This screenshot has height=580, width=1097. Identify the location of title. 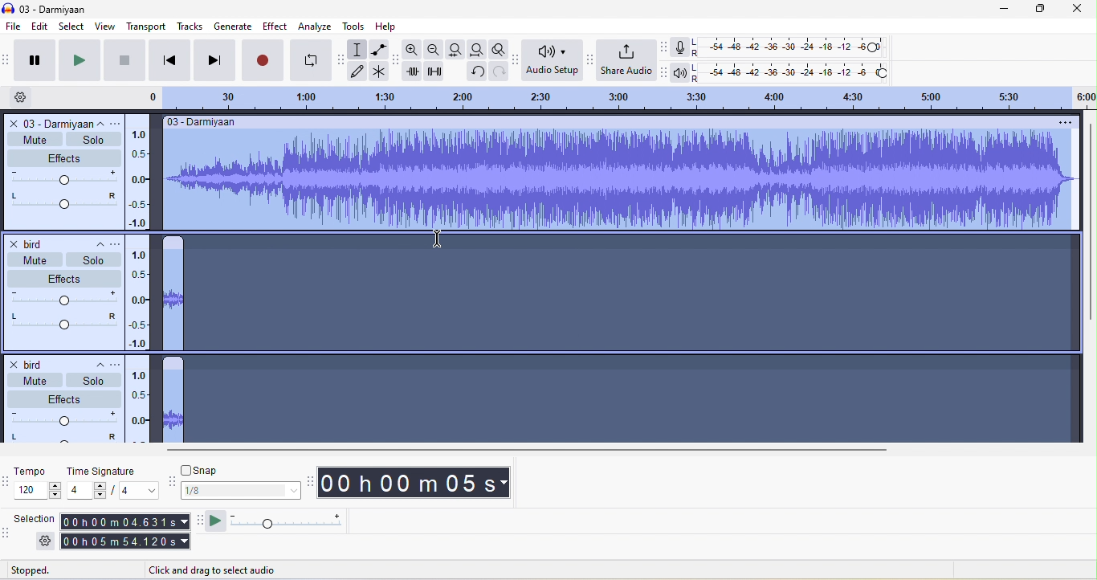
(52, 8).